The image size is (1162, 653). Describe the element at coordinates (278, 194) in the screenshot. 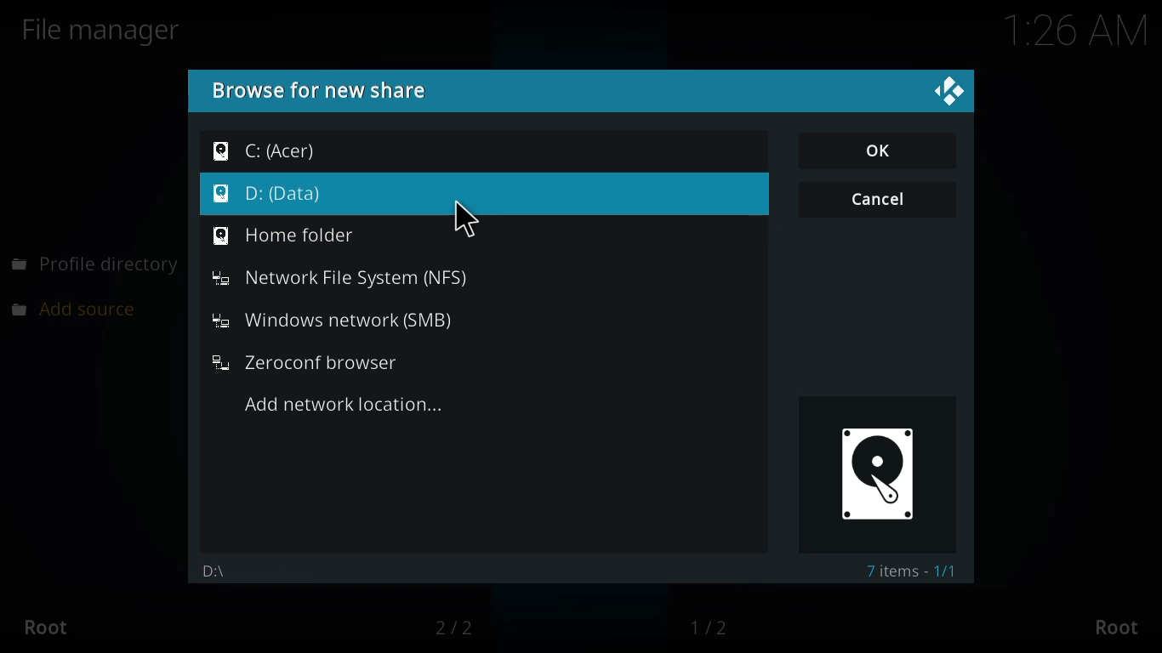

I see `d` at that location.